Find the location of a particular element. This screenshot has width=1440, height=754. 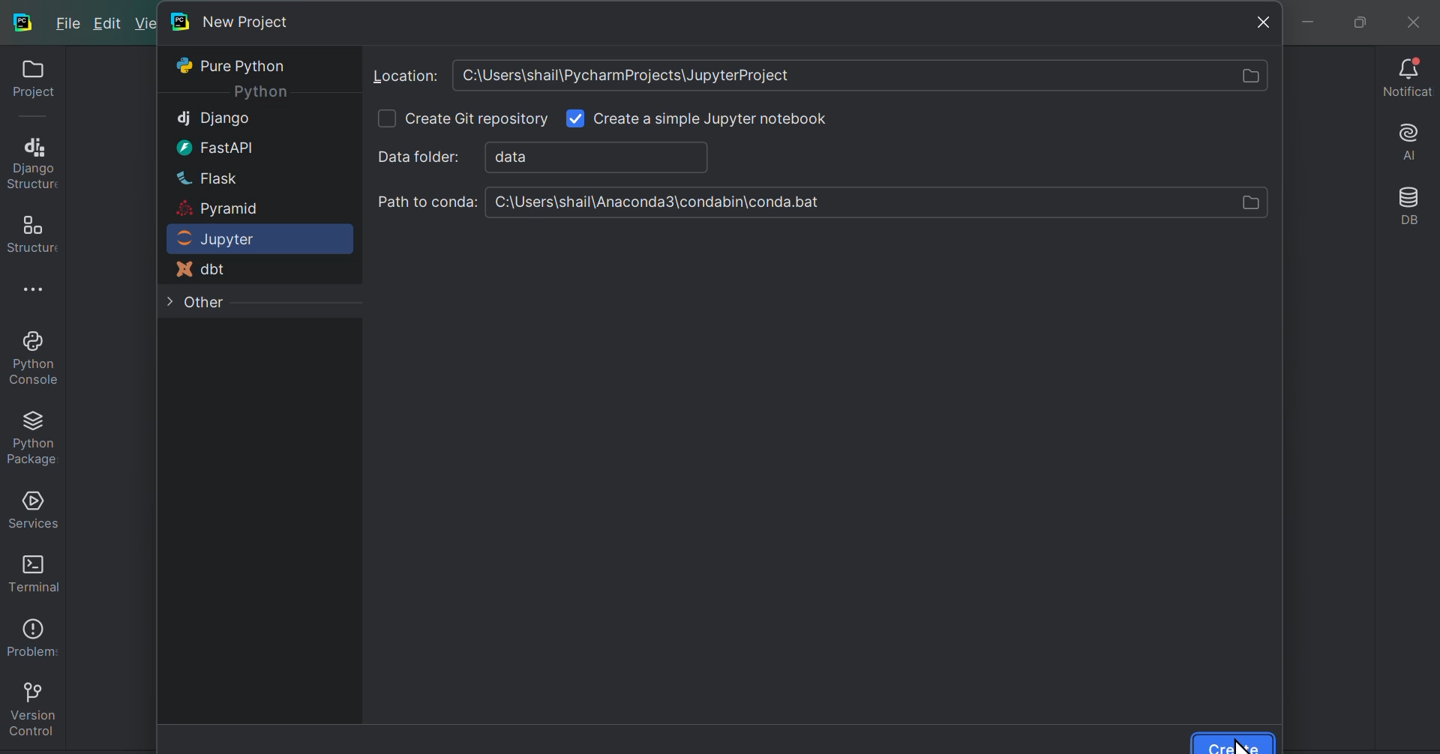

AI assistant is located at coordinates (1405, 140).